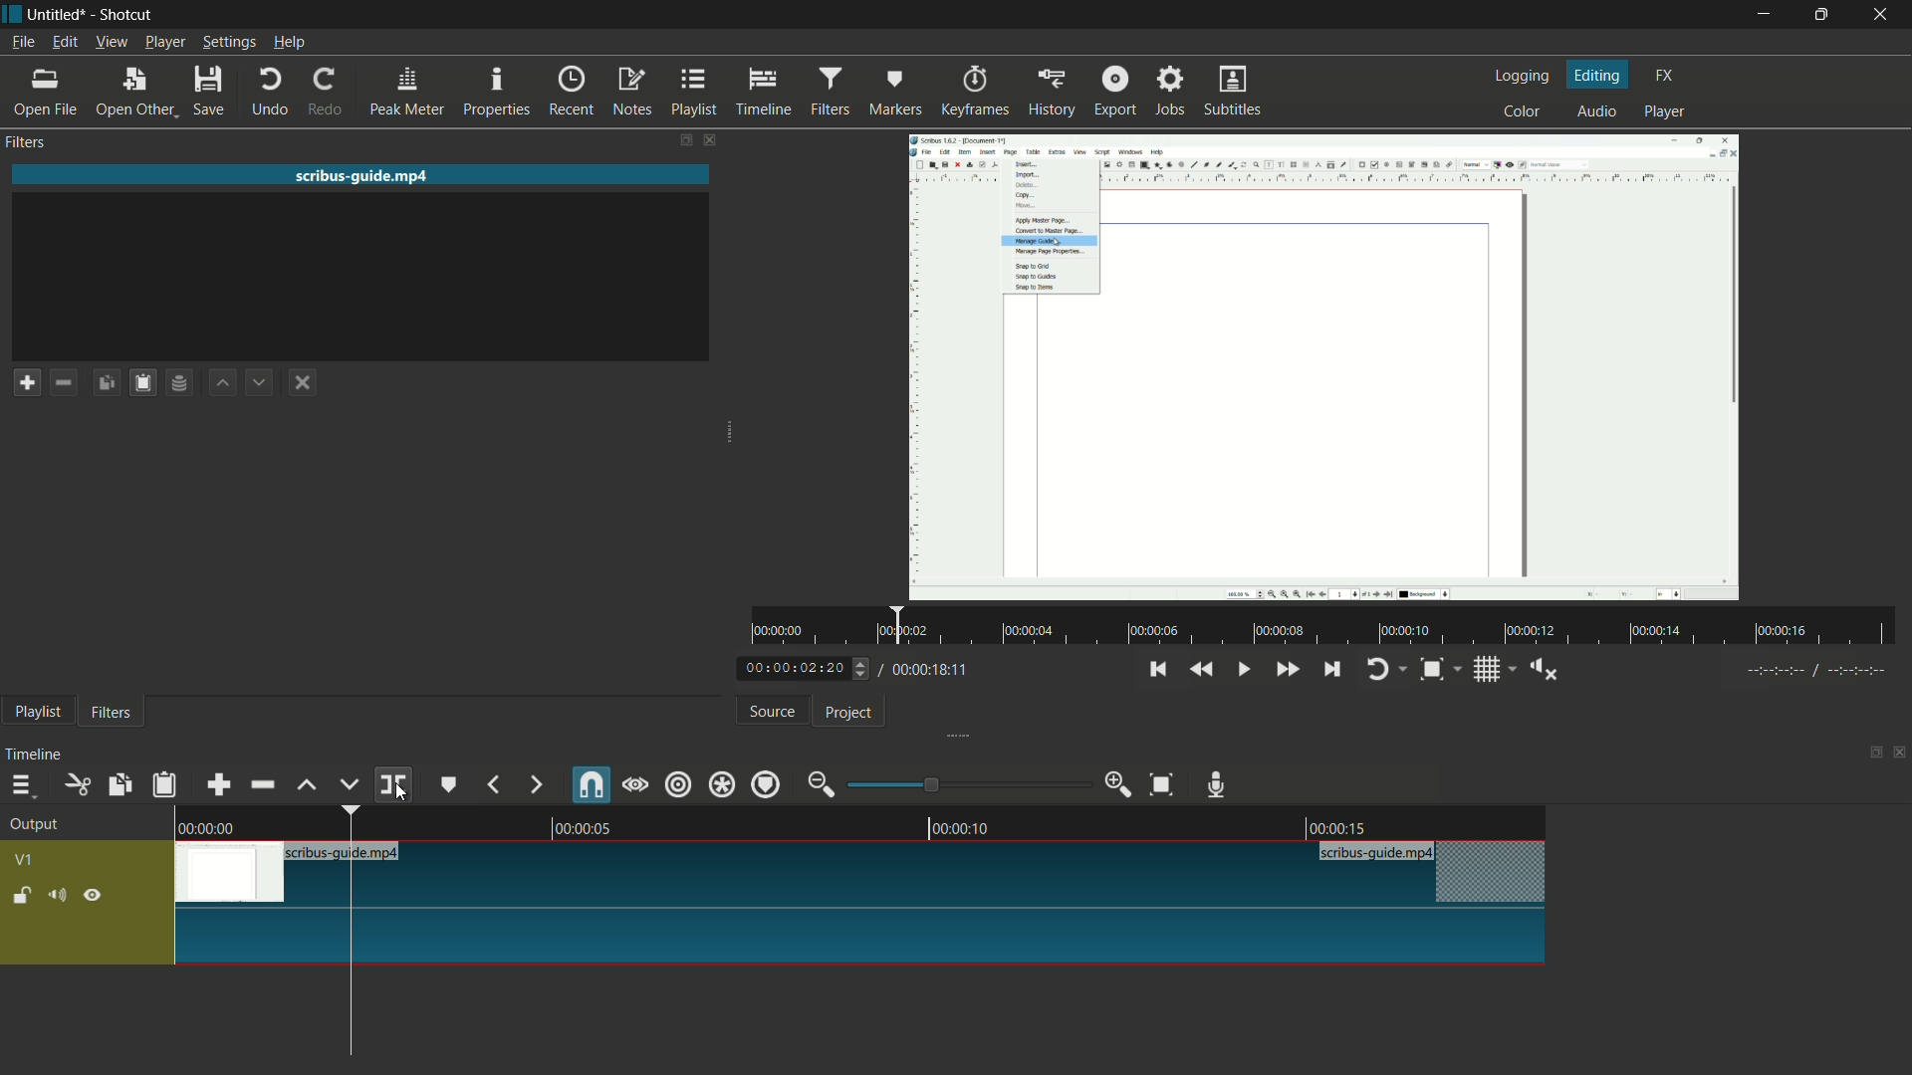  What do you see at coordinates (1900, 754) in the screenshot?
I see `close timeline` at bounding box center [1900, 754].